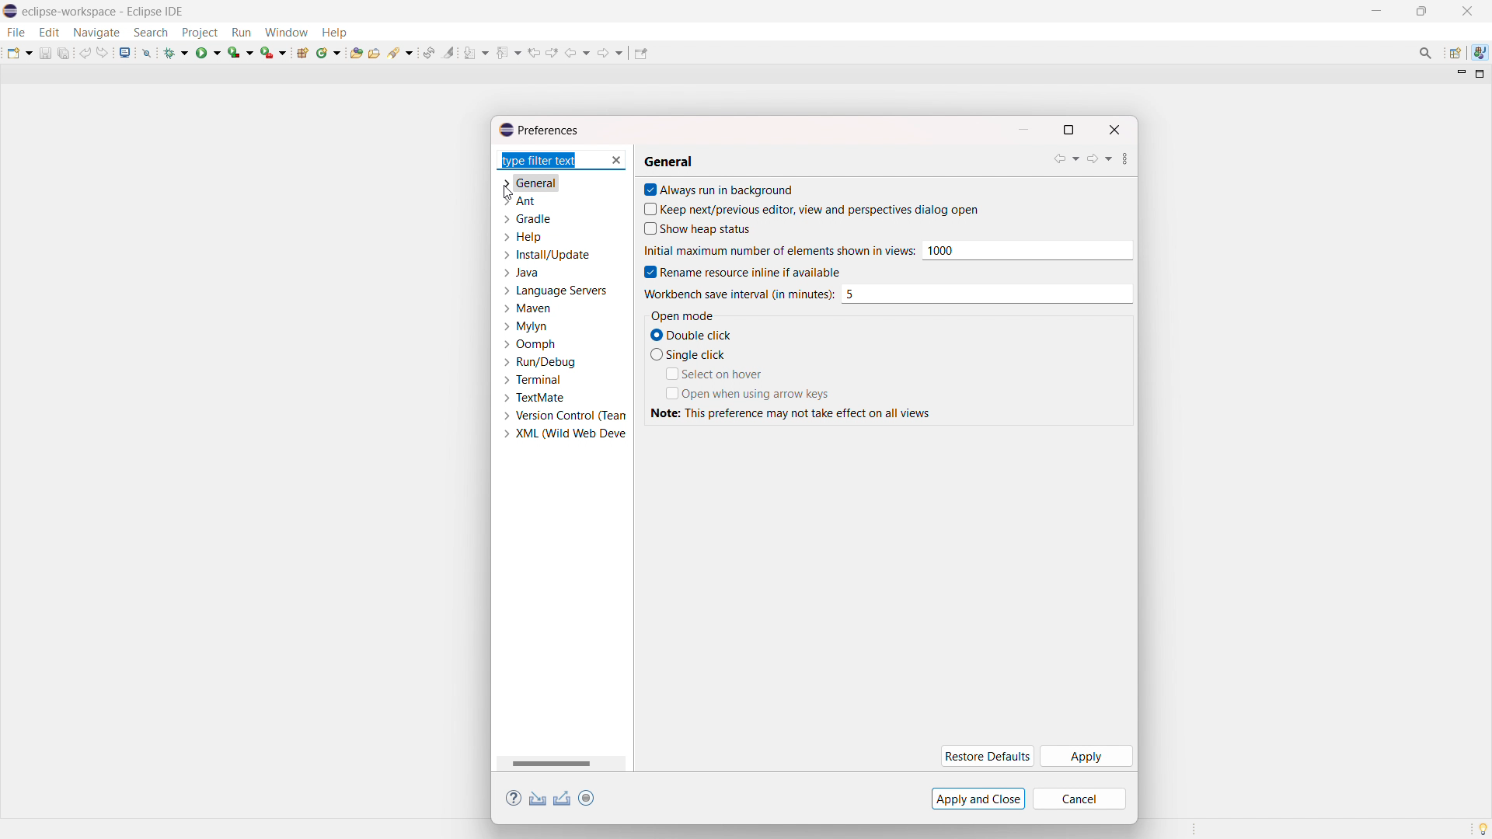 The height and width of the screenshot is (839, 1492). What do you see at coordinates (669, 374) in the screenshot?
I see `Checkbox` at bounding box center [669, 374].